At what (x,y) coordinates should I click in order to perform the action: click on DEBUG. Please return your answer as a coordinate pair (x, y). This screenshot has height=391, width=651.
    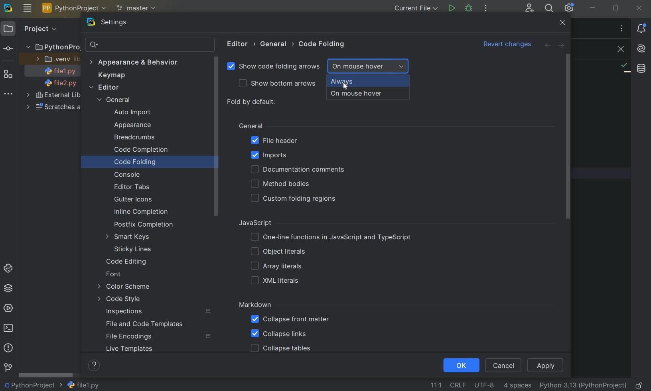
    Looking at the image, I should click on (470, 9).